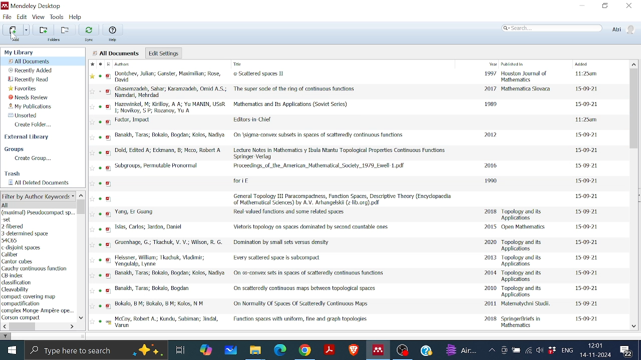  I want to click on Trash, so click(12, 173).